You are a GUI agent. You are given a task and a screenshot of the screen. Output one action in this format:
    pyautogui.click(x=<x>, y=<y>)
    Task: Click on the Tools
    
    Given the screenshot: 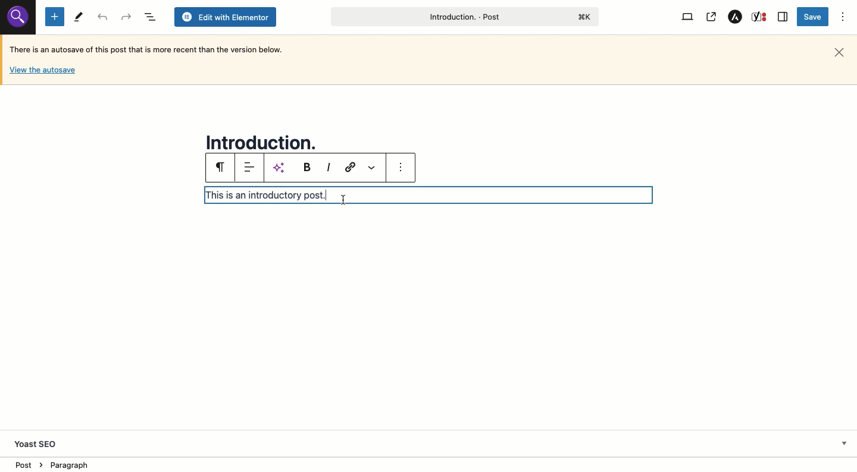 What is the action you would take?
    pyautogui.click(x=78, y=17)
    